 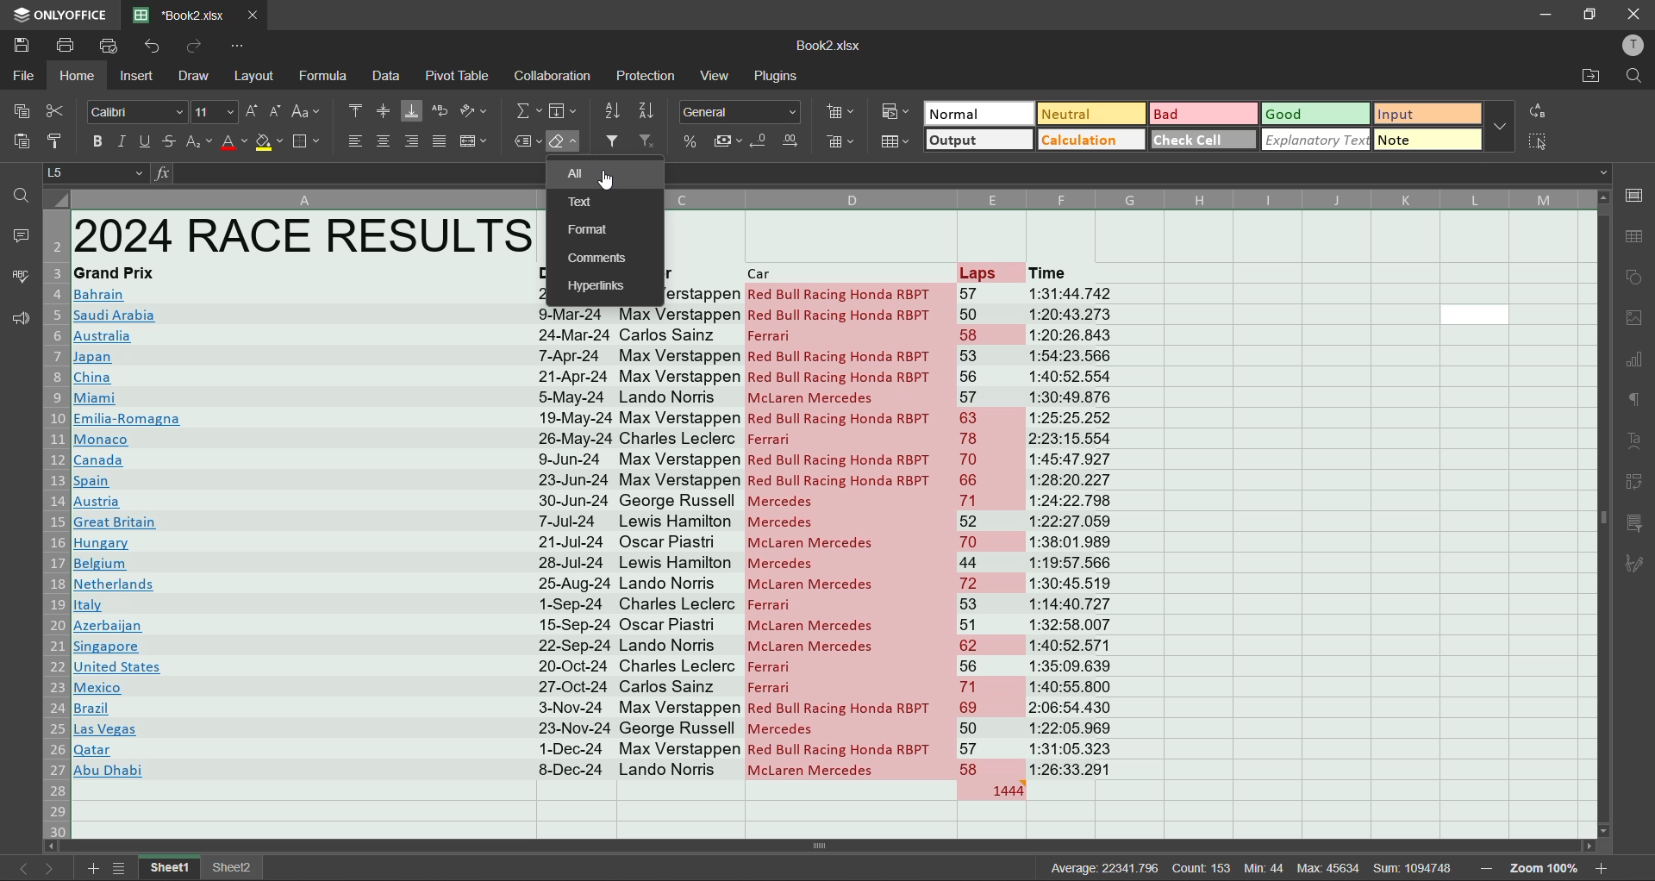 What do you see at coordinates (617, 112) in the screenshot?
I see `sort ascending` at bounding box center [617, 112].